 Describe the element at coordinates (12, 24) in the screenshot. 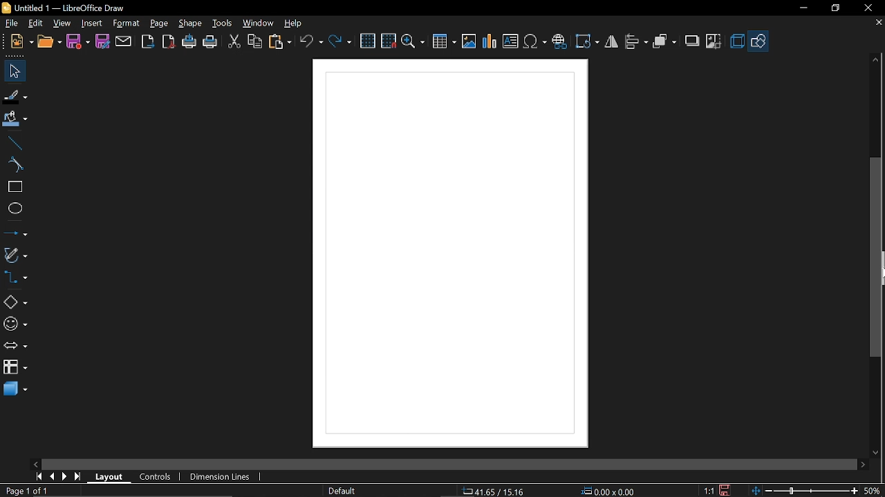

I see `File` at that location.